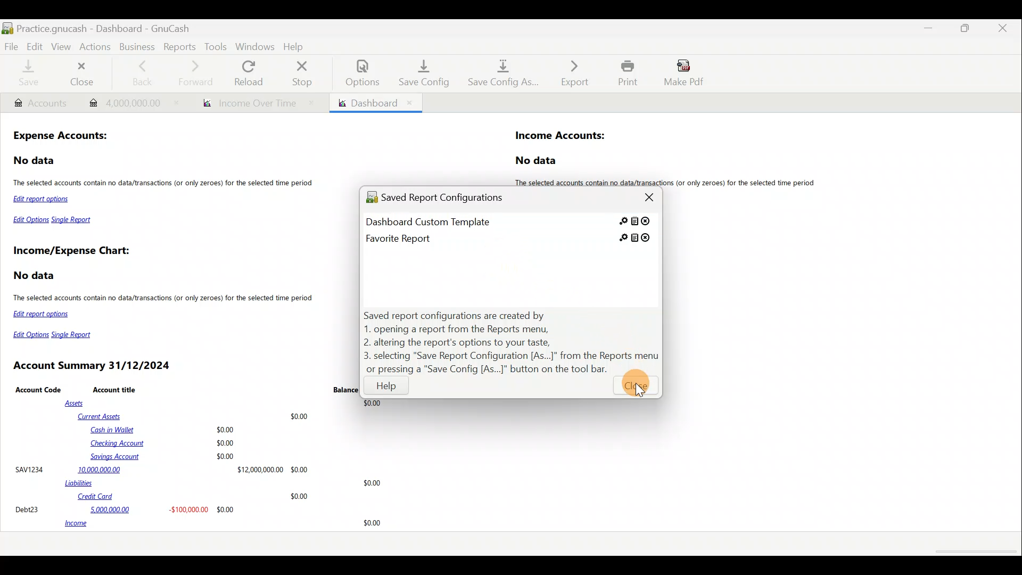  What do you see at coordinates (510, 220) in the screenshot?
I see `Saved report 1` at bounding box center [510, 220].